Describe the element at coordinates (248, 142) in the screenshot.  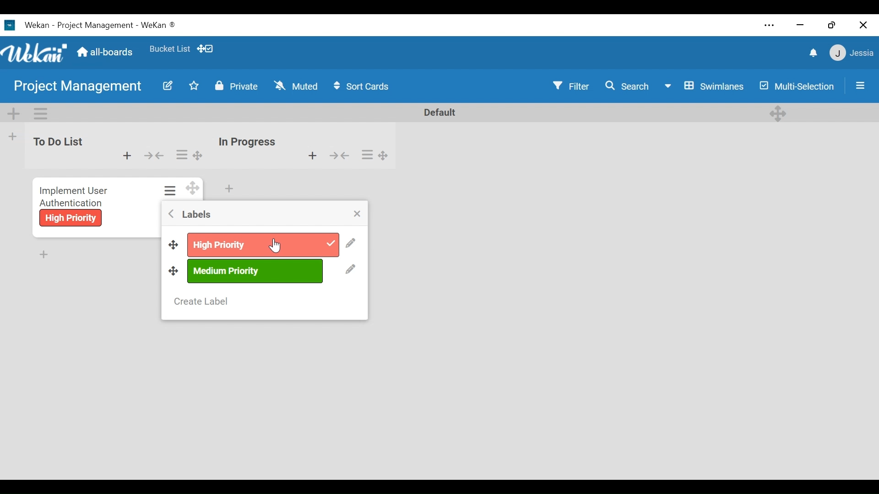
I see `In Progress` at that location.